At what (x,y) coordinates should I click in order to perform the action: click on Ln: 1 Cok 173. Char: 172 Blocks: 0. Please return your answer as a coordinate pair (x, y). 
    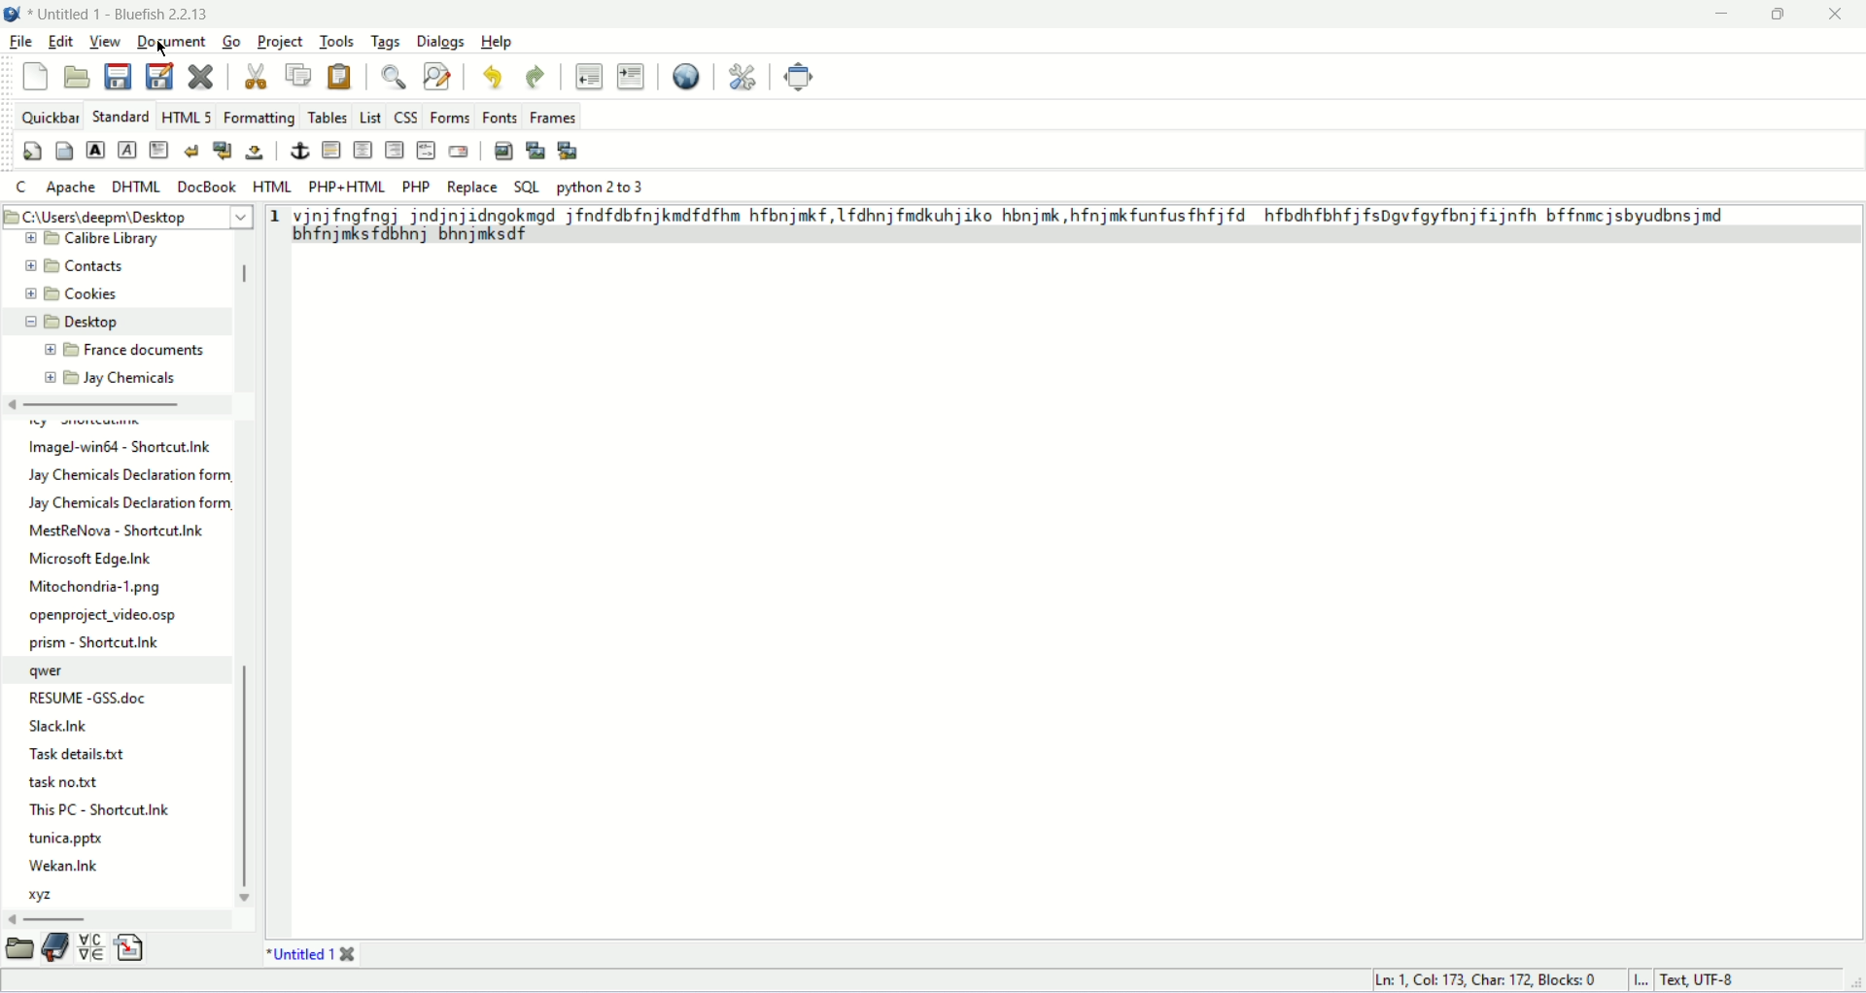
    Looking at the image, I should click on (1484, 979).